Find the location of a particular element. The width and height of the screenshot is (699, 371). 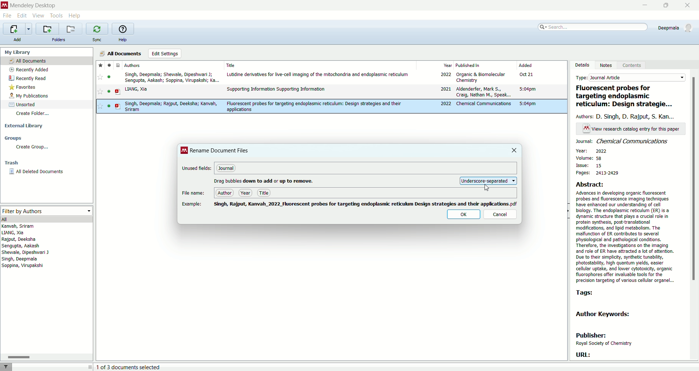

Singh, Deepmala; Shewale, Dipeshwari J;
Sengupta, Aakash; Soppina, Virupakshi; Ka... is located at coordinates (170, 77).